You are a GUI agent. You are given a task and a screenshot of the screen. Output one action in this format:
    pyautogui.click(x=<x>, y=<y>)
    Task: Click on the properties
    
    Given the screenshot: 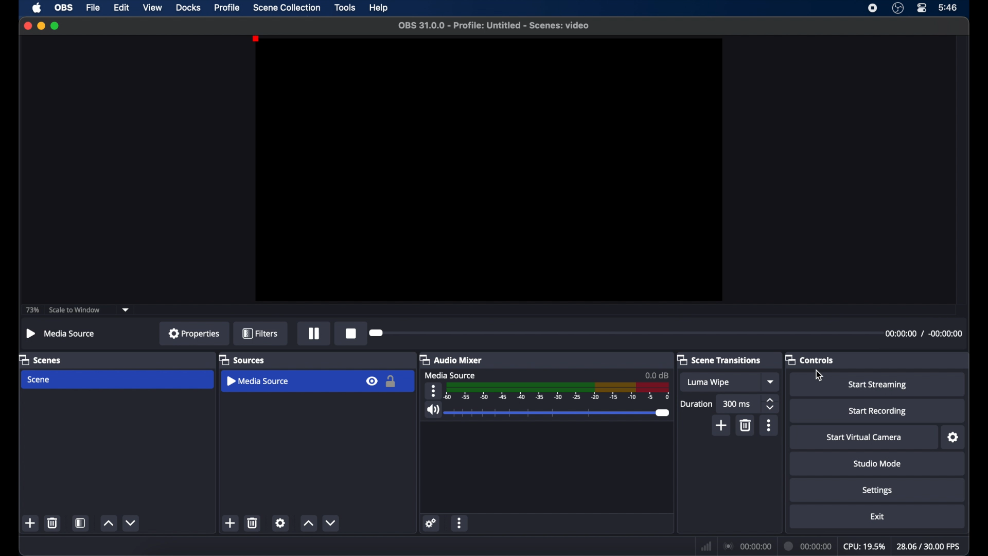 What is the action you would take?
    pyautogui.click(x=195, y=333)
    